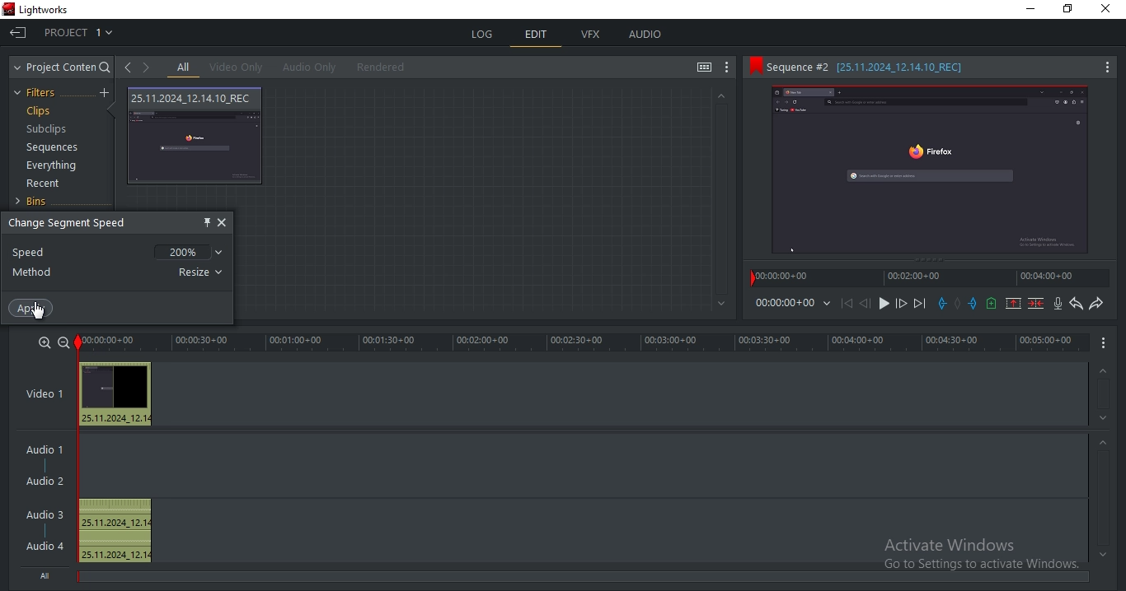 The image size is (1126, 591). Describe the element at coordinates (204, 221) in the screenshot. I see `pin this object here` at that location.